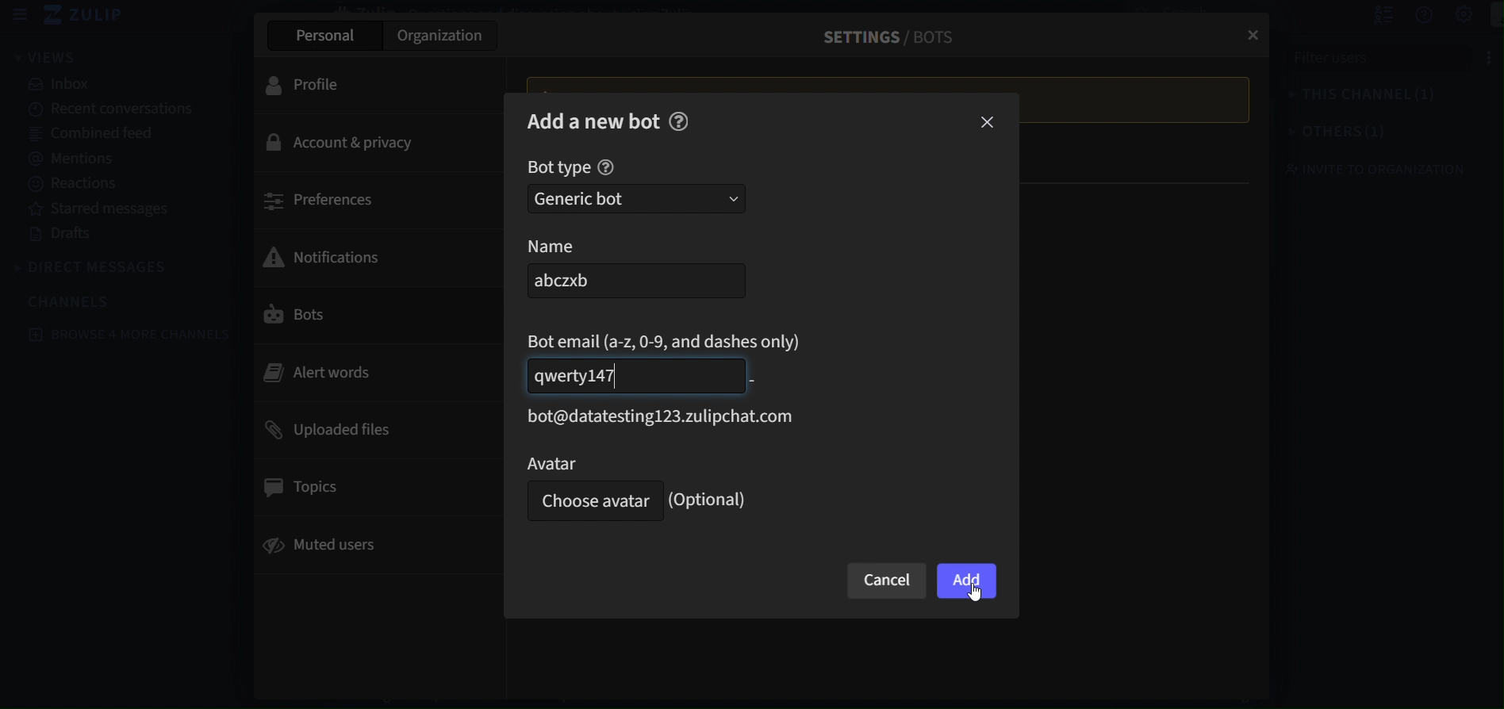 Image resolution: width=1504 pixels, height=709 pixels. Describe the element at coordinates (113, 111) in the screenshot. I see `recent conversations` at that location.